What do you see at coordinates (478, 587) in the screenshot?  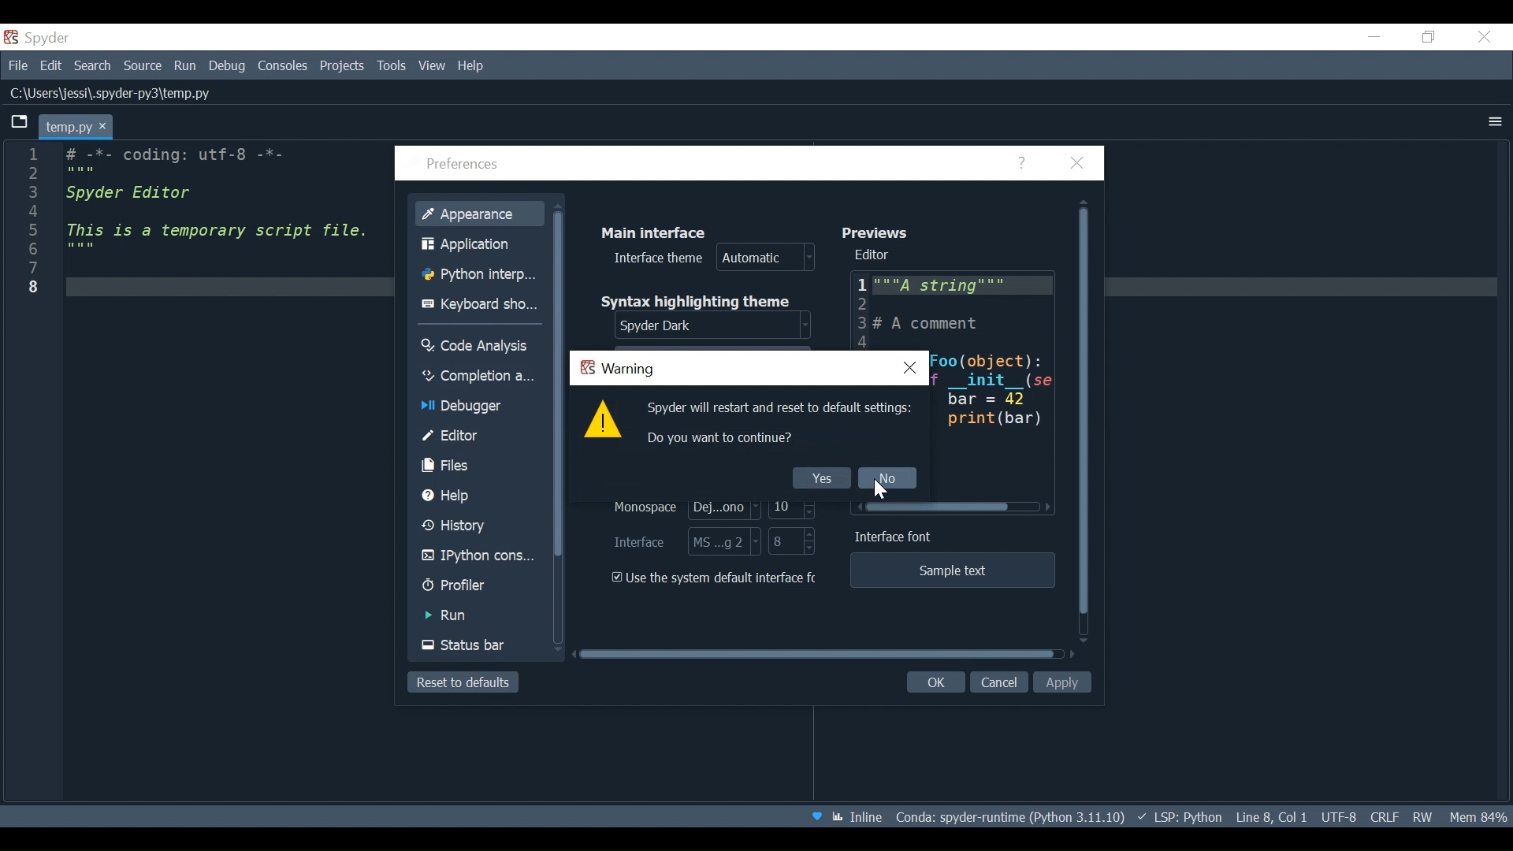 I see `Profiler` at bounding box center [478, 587].